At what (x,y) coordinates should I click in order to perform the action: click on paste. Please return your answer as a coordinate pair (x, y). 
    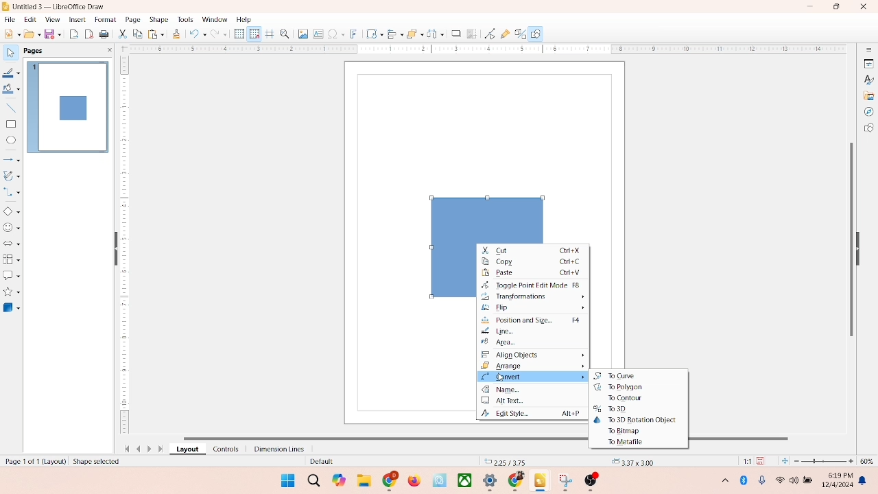
    Looking at the image, I should click on (534, 273).